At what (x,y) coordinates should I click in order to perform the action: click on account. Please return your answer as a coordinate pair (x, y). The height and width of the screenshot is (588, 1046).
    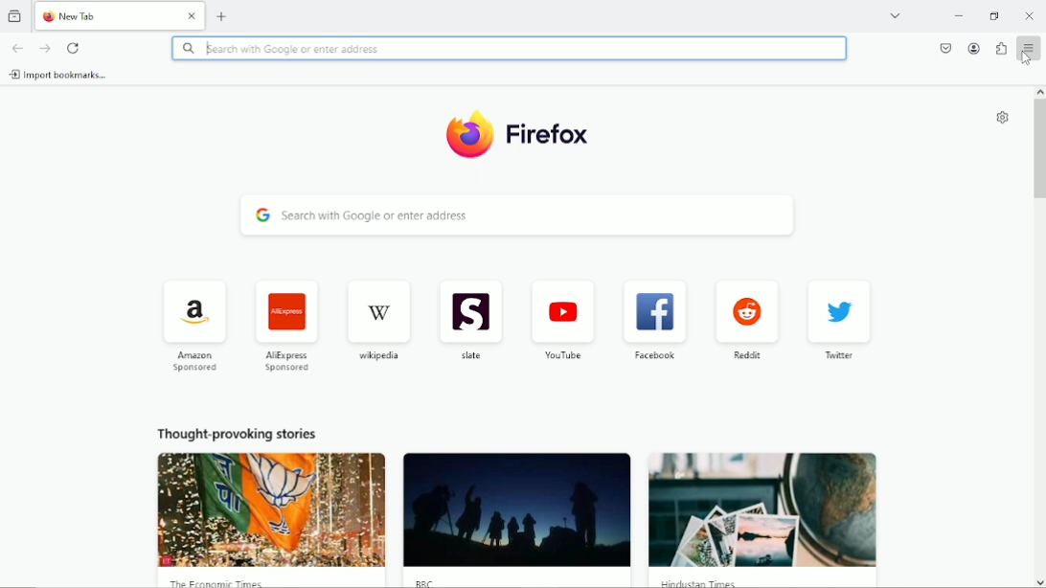
    Looking at the image, I should click on (974, 48).